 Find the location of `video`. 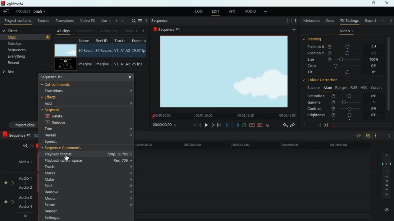

video is located at coordinates (66, 50).